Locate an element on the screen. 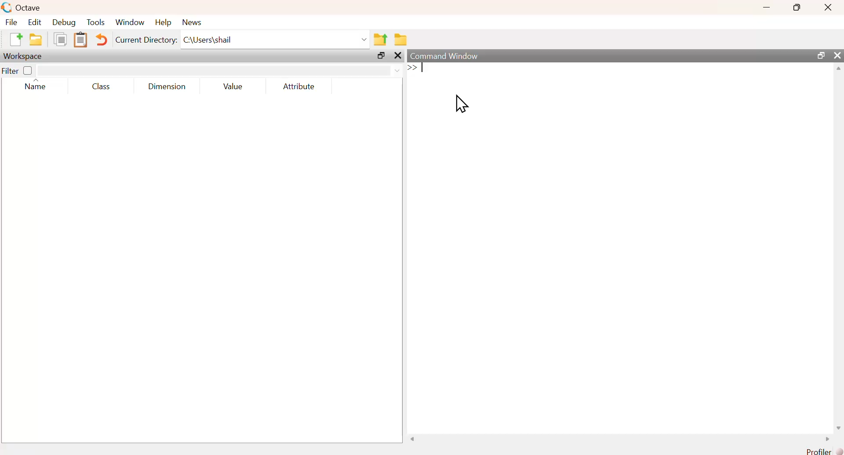  typing cursor is located at coordinates (415, 69).